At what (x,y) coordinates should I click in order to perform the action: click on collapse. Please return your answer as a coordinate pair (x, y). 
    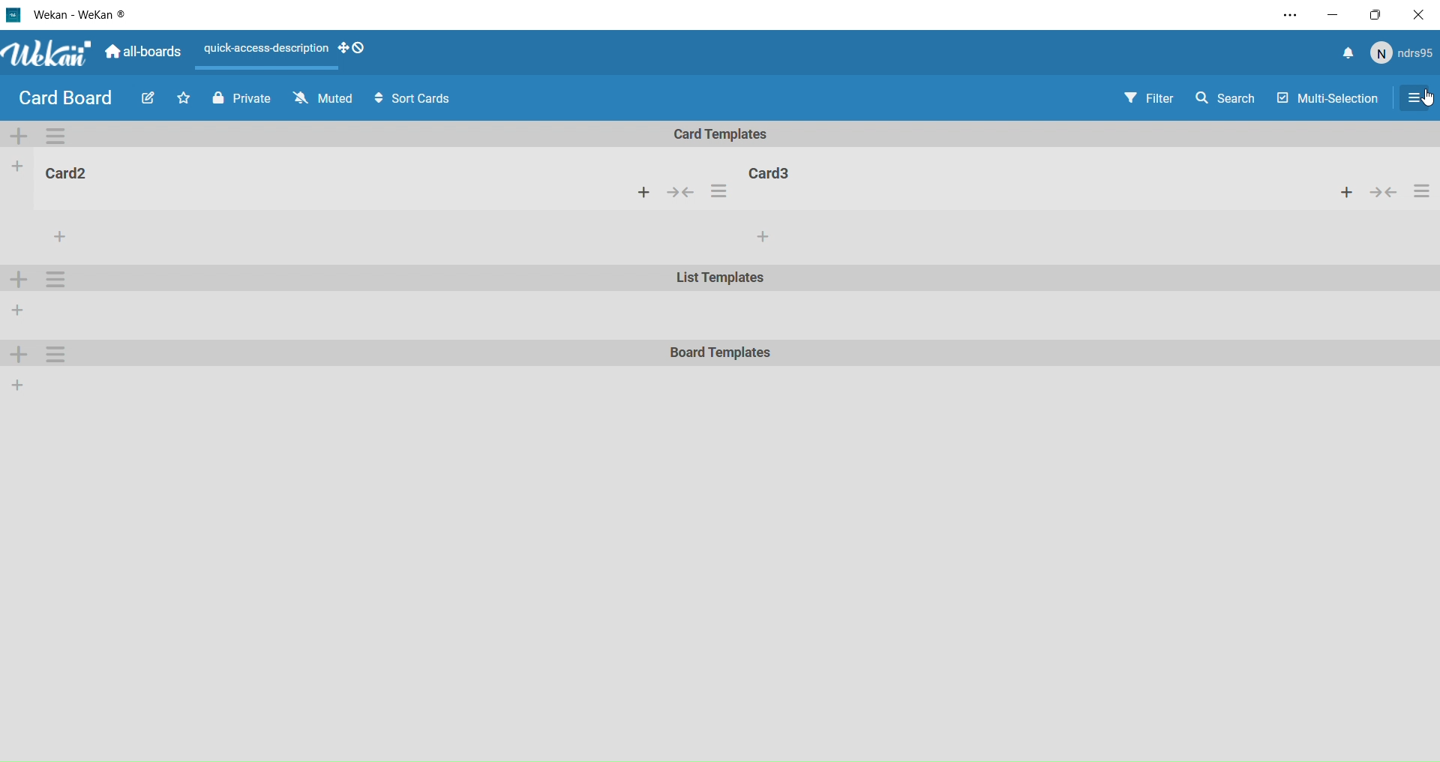
    Looking at the image, I should click on (684, 193).